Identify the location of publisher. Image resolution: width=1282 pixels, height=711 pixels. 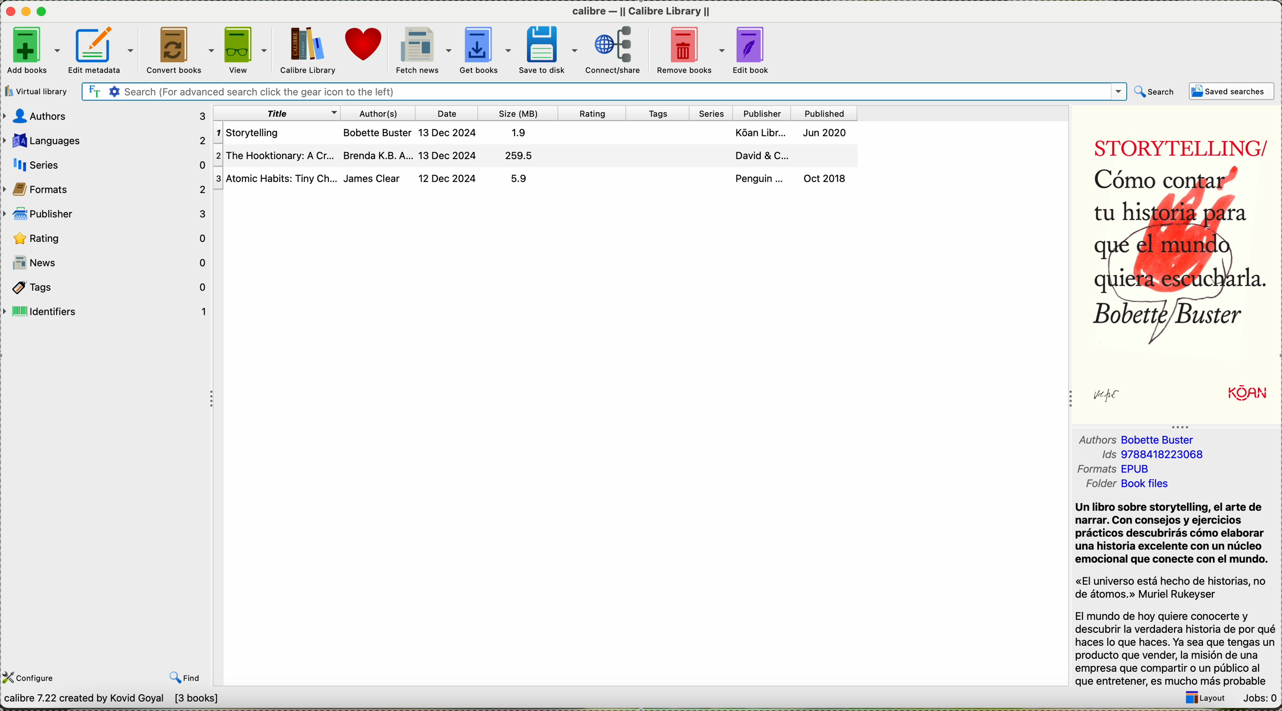
(107, 213).